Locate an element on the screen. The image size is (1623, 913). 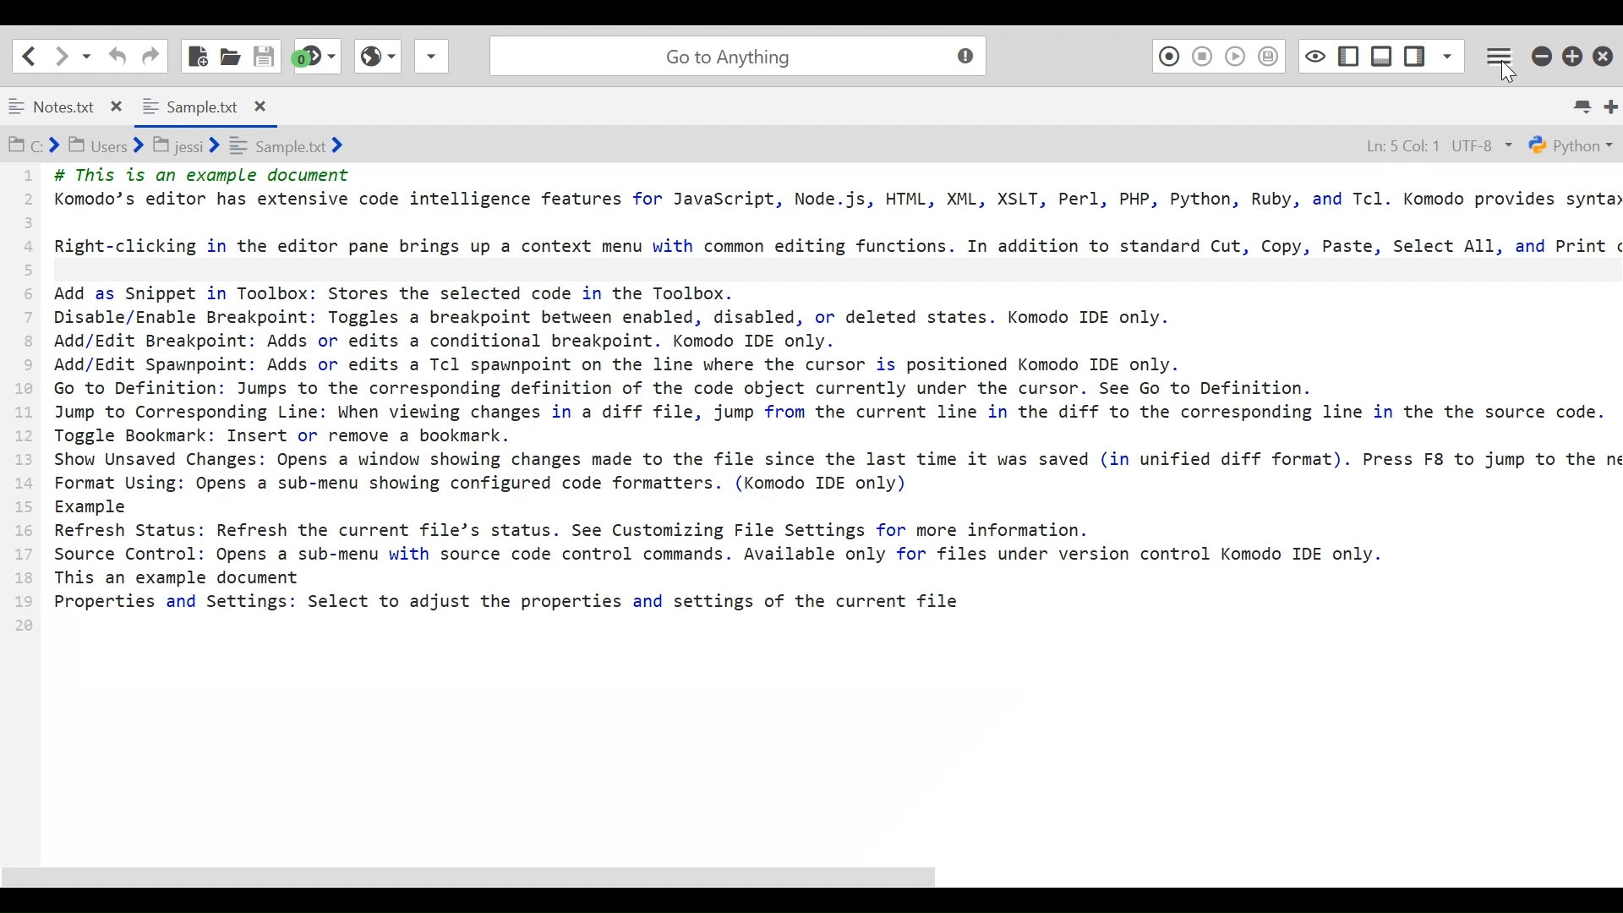
Jump to the next syntax checking result is located at coordinates (318, 56).